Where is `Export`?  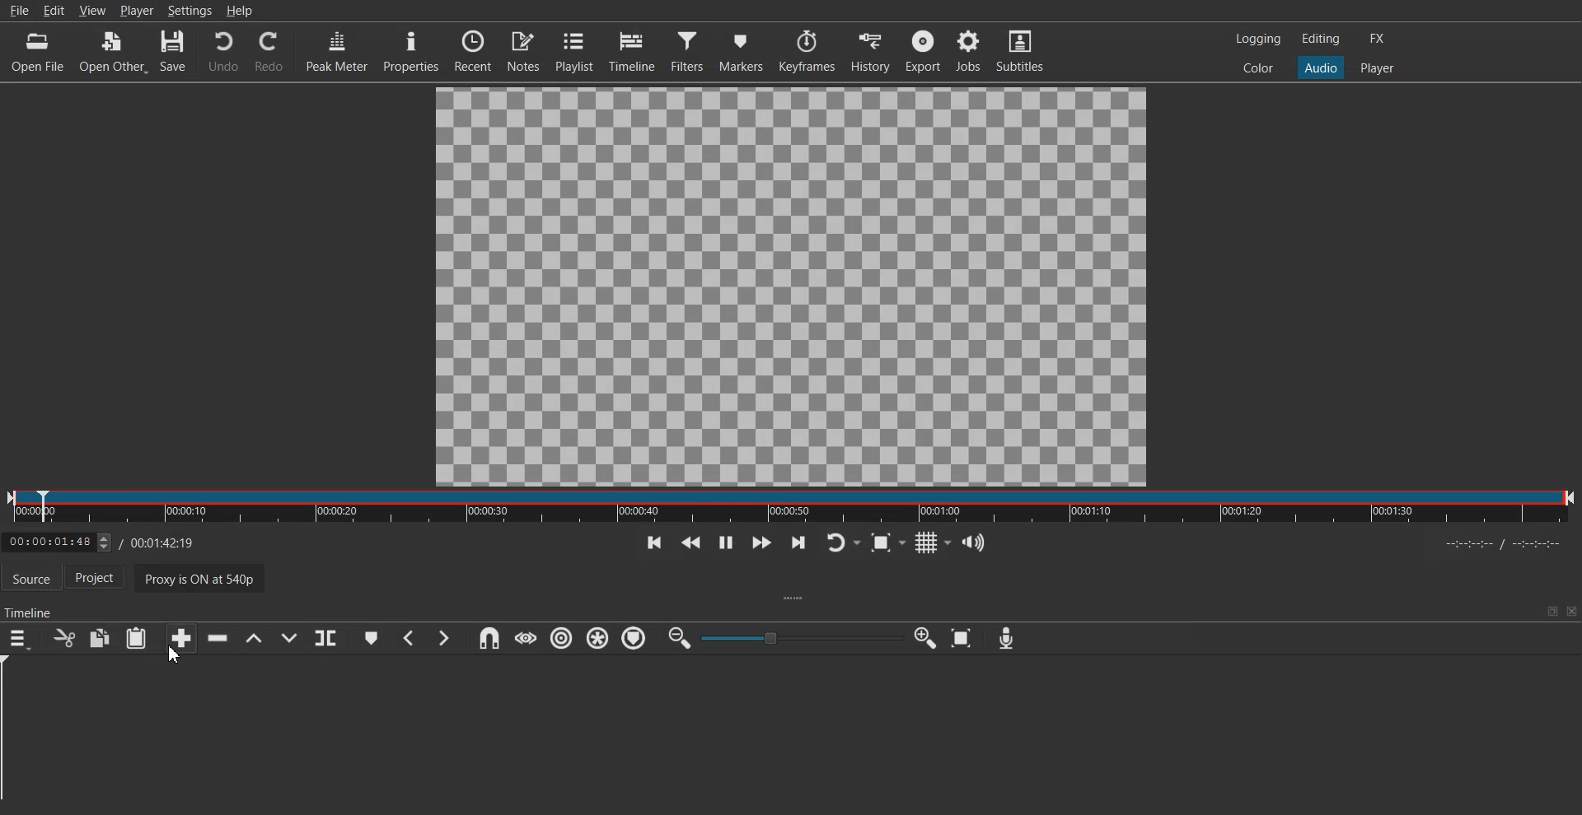
Export is located at coordinates (924, 50).